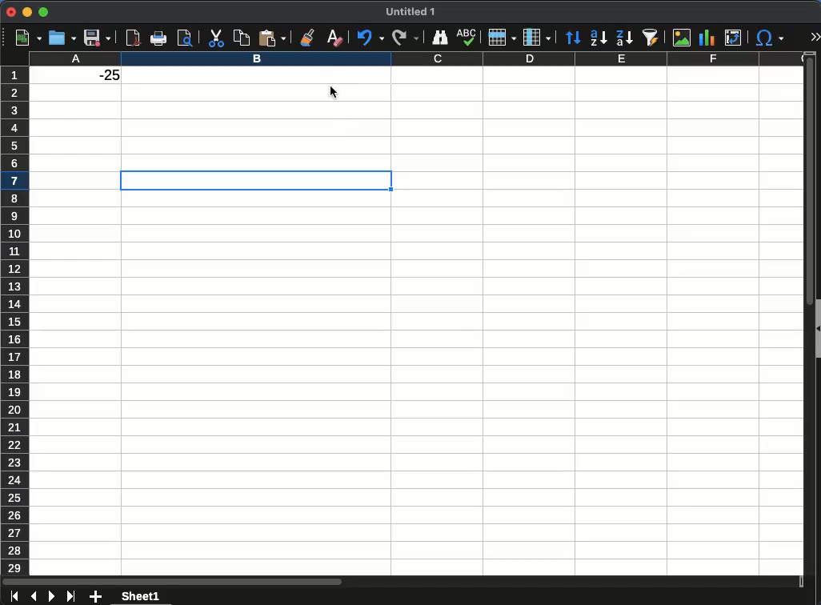 The width and height of the screenshot is (821, 605). What do you see at coordinates (441, 38) in the screenshot?
I see `finder` at bounding box center [441, 38].